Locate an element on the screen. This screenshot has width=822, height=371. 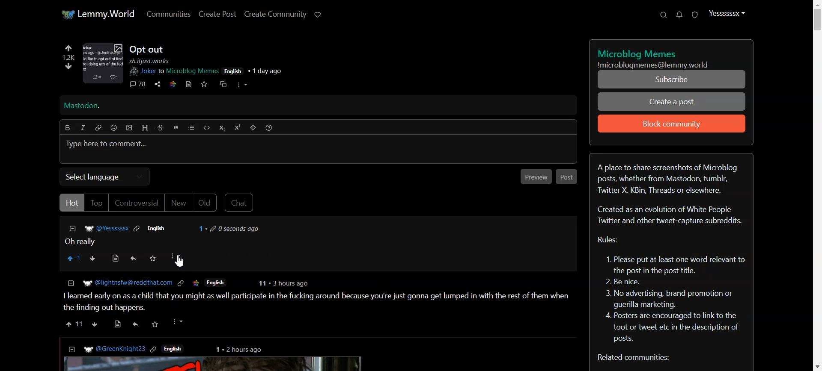
book mark is located at coordinates (188, 84).